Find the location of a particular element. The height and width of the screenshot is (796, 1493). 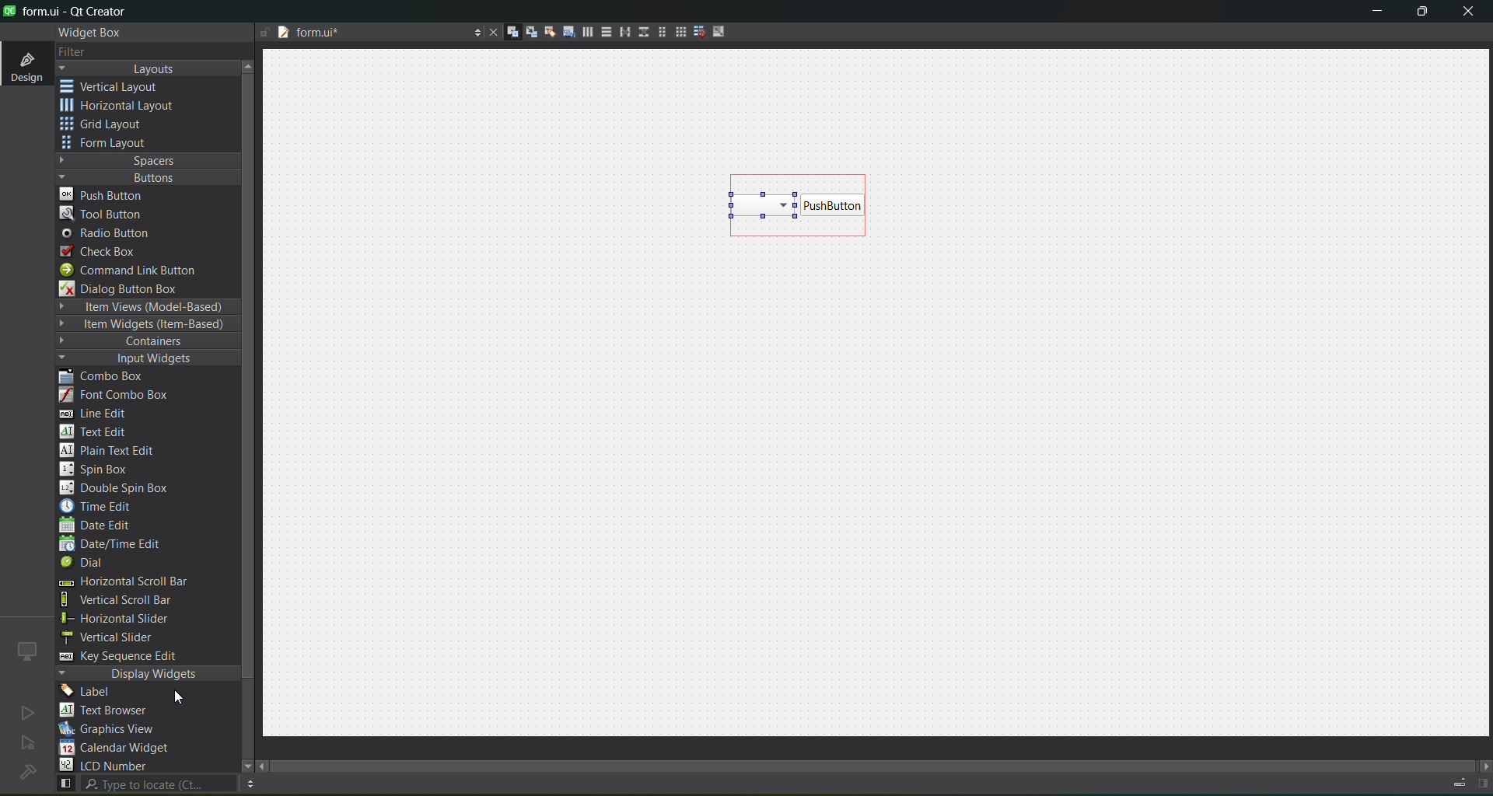

spin box is located at coordinates (102, 469).